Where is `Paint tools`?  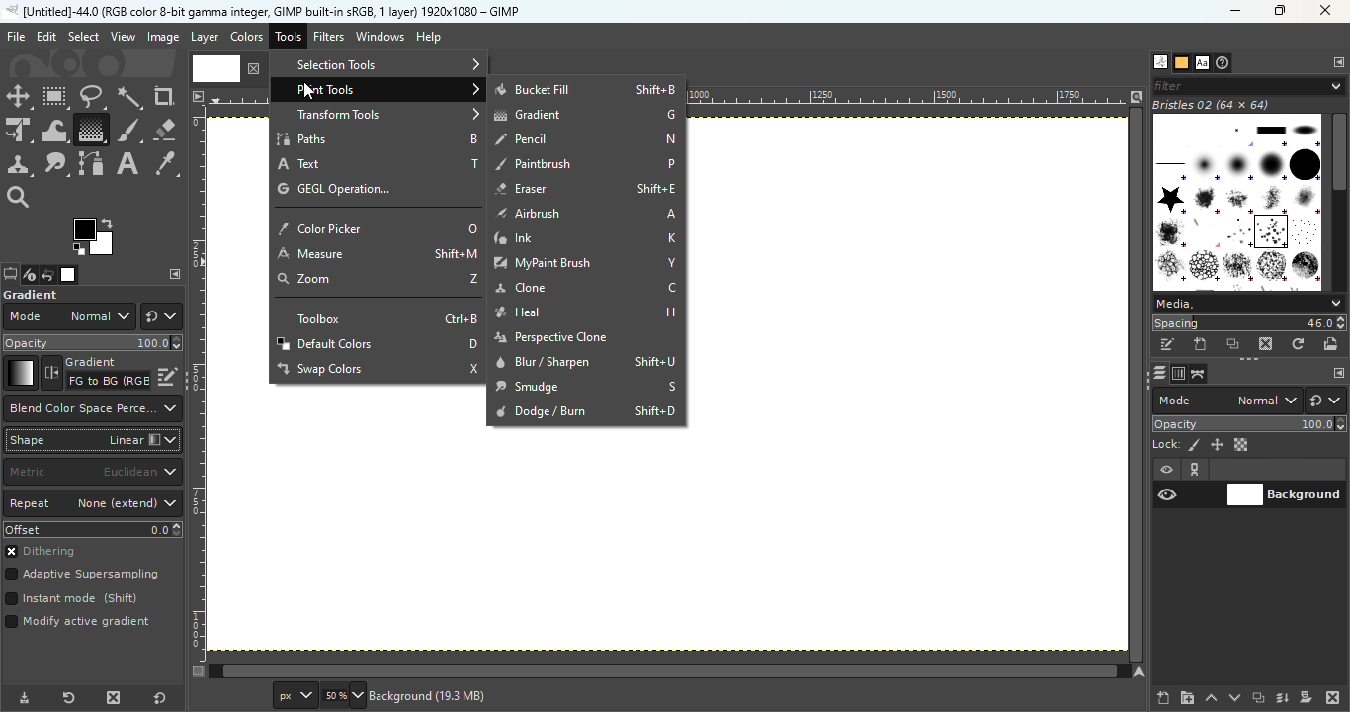 Paint tools is located at coordinates (380, 89).